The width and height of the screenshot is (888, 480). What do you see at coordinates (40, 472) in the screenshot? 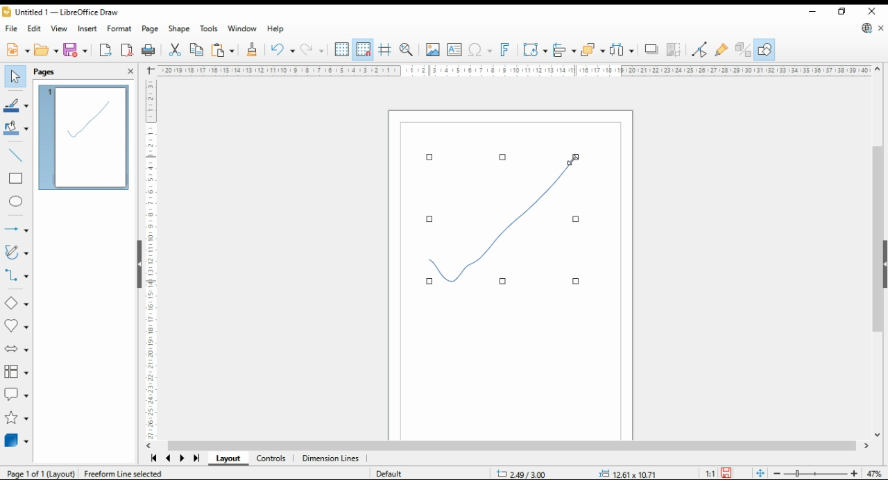
I see `pagw 1 of 1 (layout)` at bounding box center [40, 472].